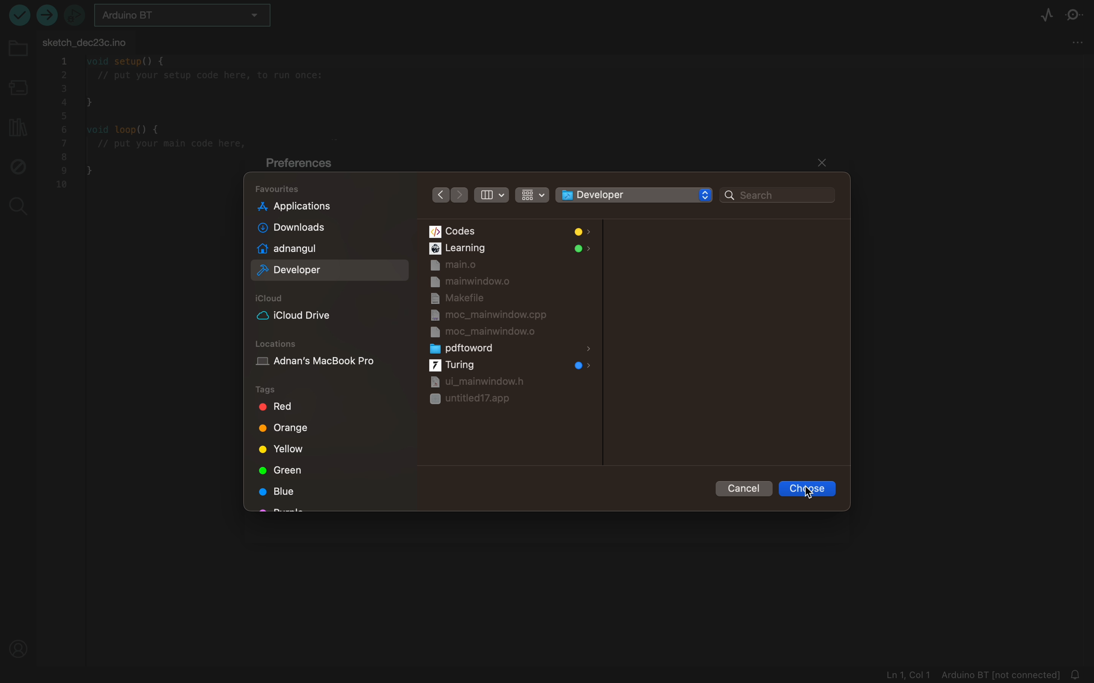 The height and width of the screenshot is (683, 1094). Describe the element at coordinates (512, 249) in the screenshot. I see `learning` at that location.